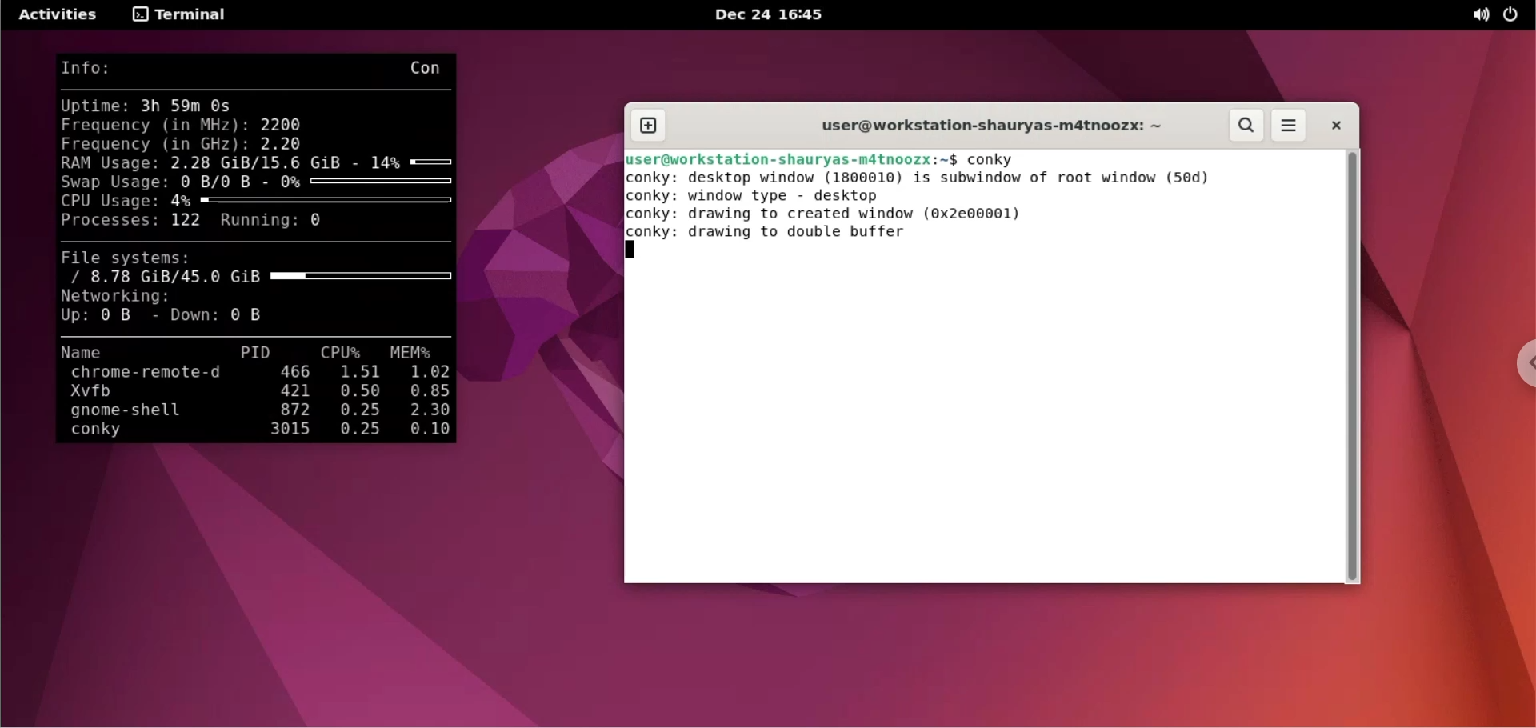 This screenshot has width=1536, height=728. What do you see at coordinates (60, 17) in the screenshot?
I see `Activities ` at bounding box center [60, 17].